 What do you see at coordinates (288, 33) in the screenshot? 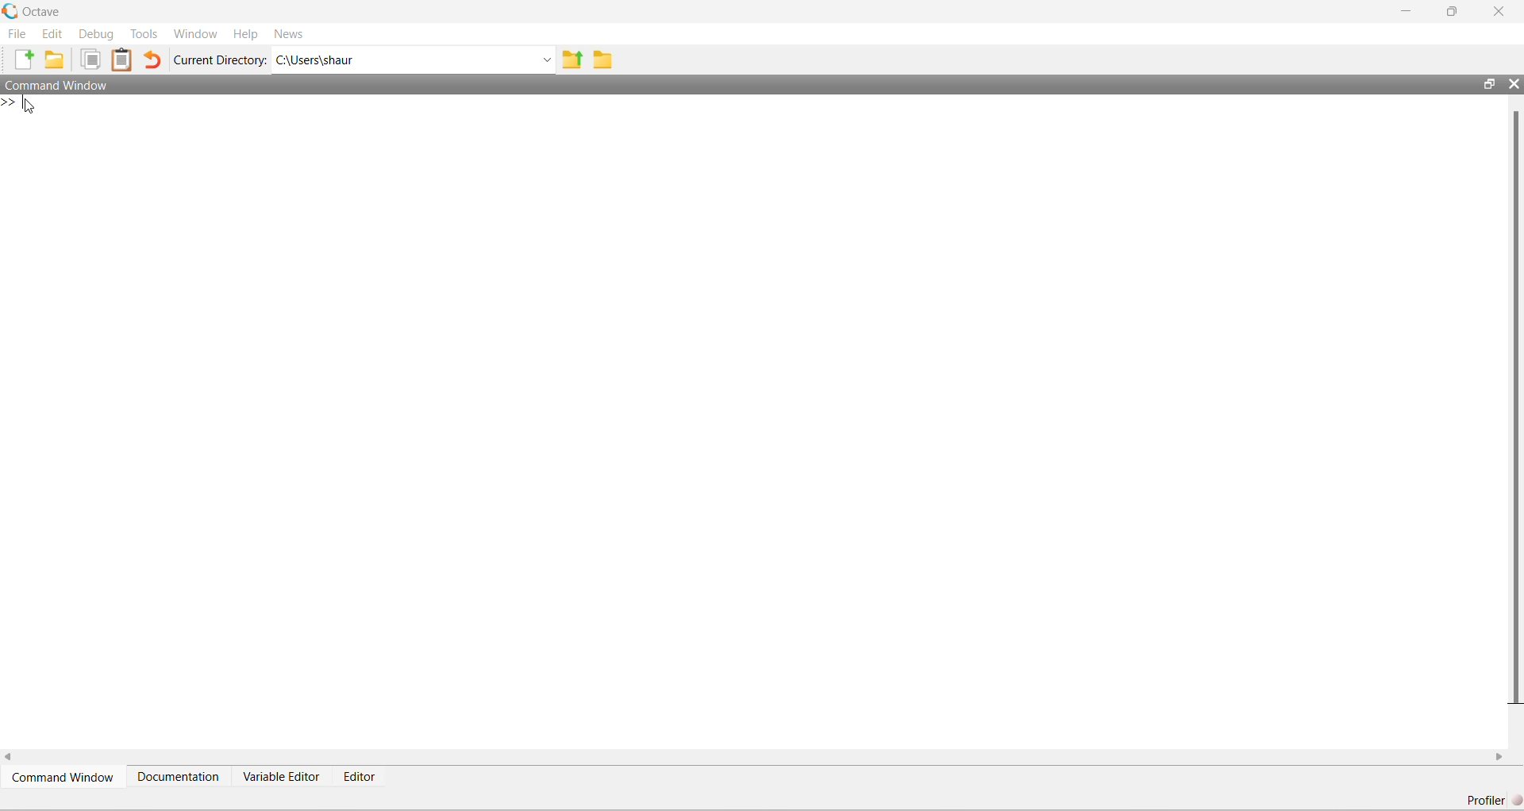
I see `News` at bounding box center [288, 33].